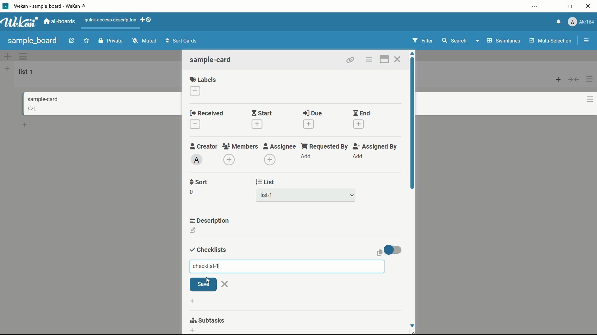  What do you see at coordinates (588, 98) in the screenshot?
I see `options` at bounding box center [588, 98].